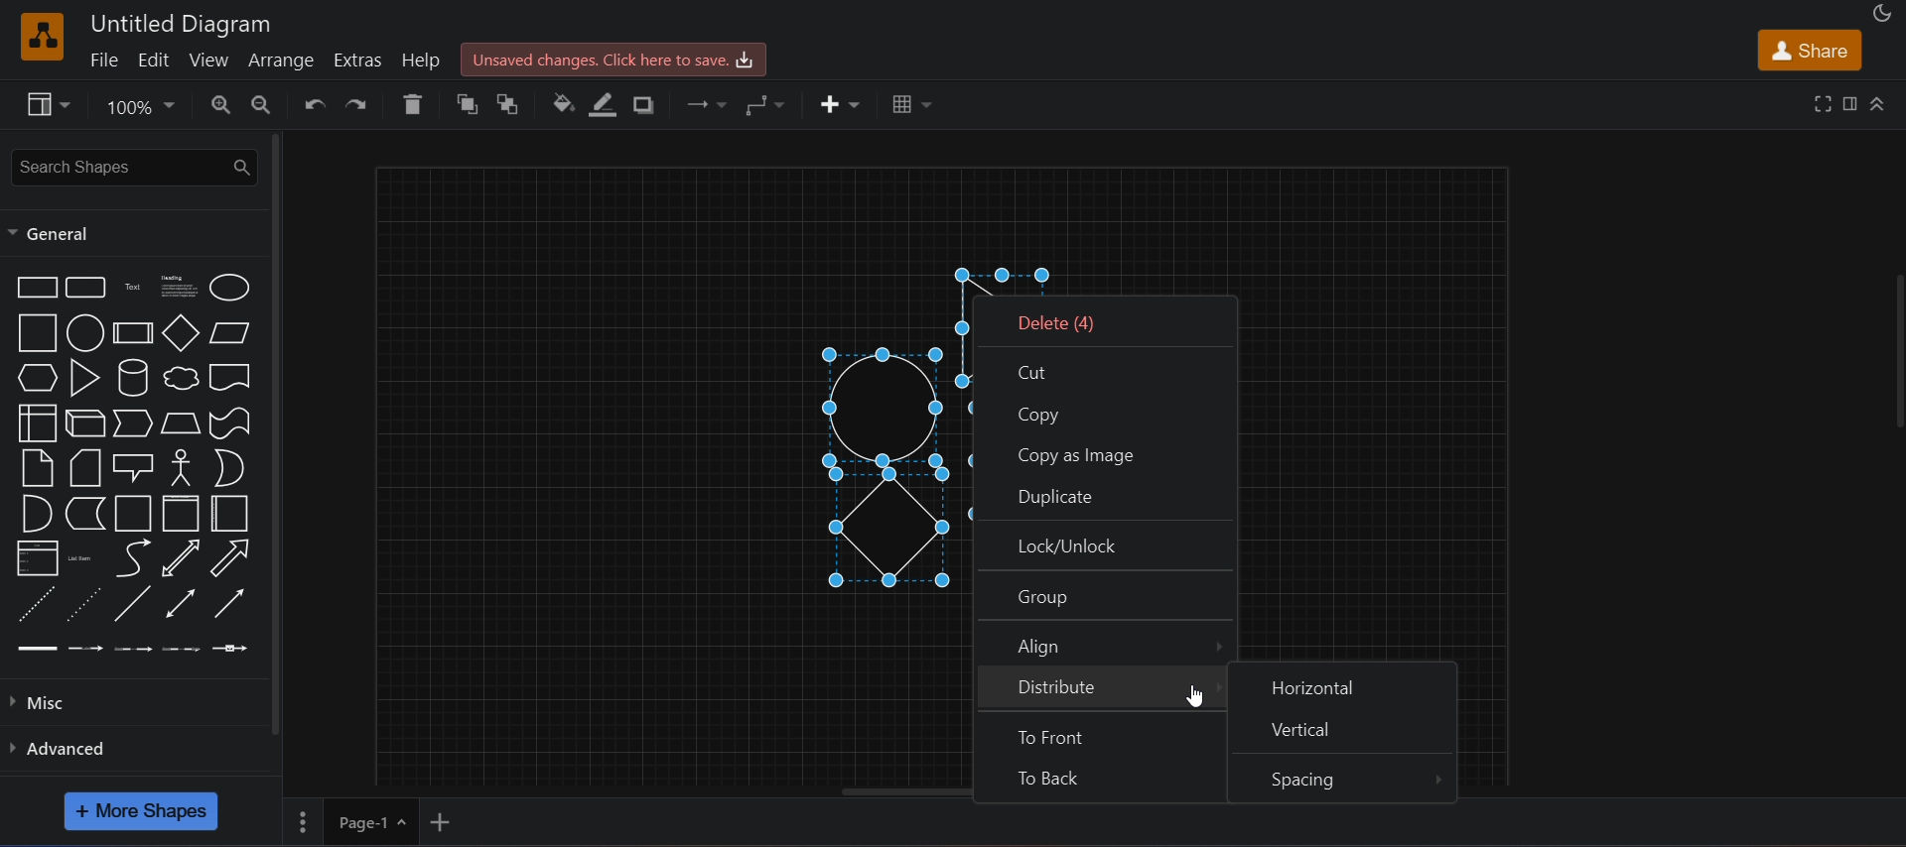  I want to click on card, so click(82, 468).